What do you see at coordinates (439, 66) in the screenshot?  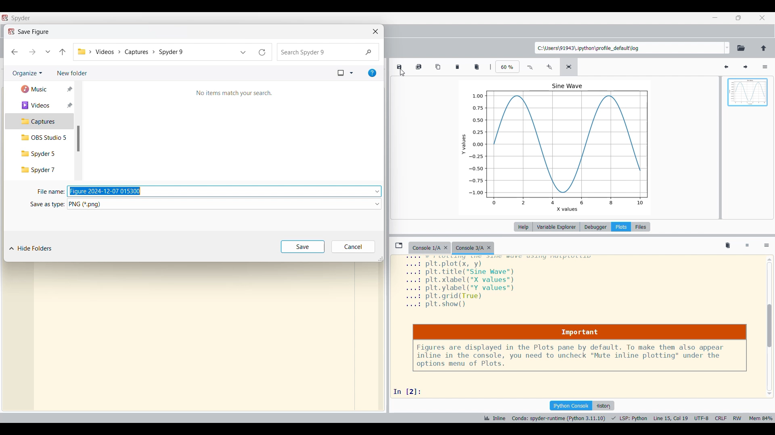 I see `Copy plot to clipboard as image` at bounding box center [439, 66].